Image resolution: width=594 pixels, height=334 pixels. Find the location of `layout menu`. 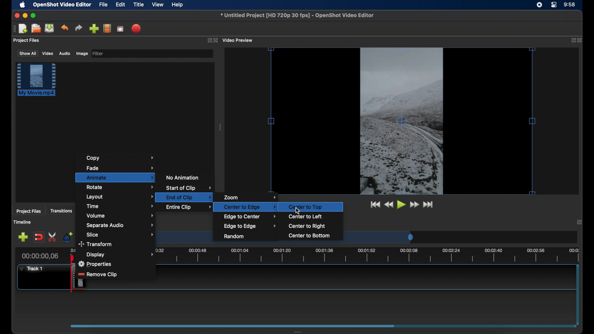

layout menu is located at coordinates (120, 197).